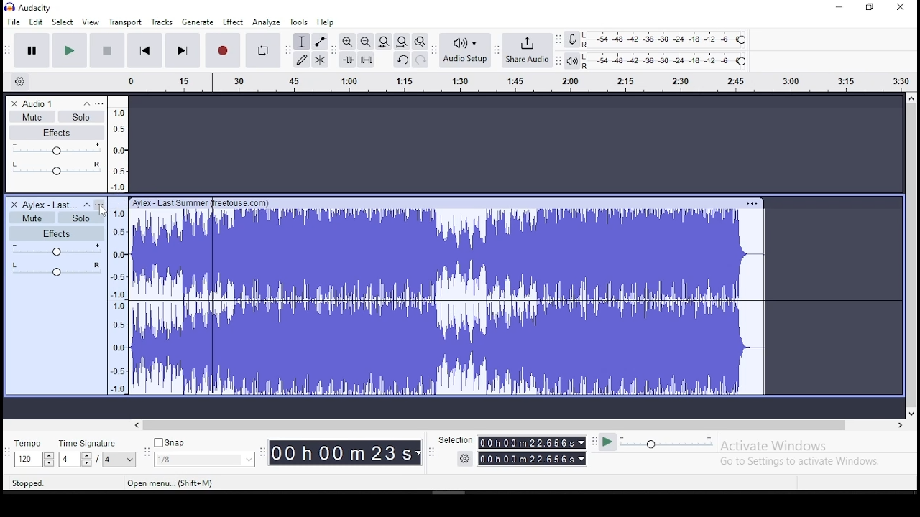 This screenshot has width=920, height=517. I want to click on edit, so click(35, 22).